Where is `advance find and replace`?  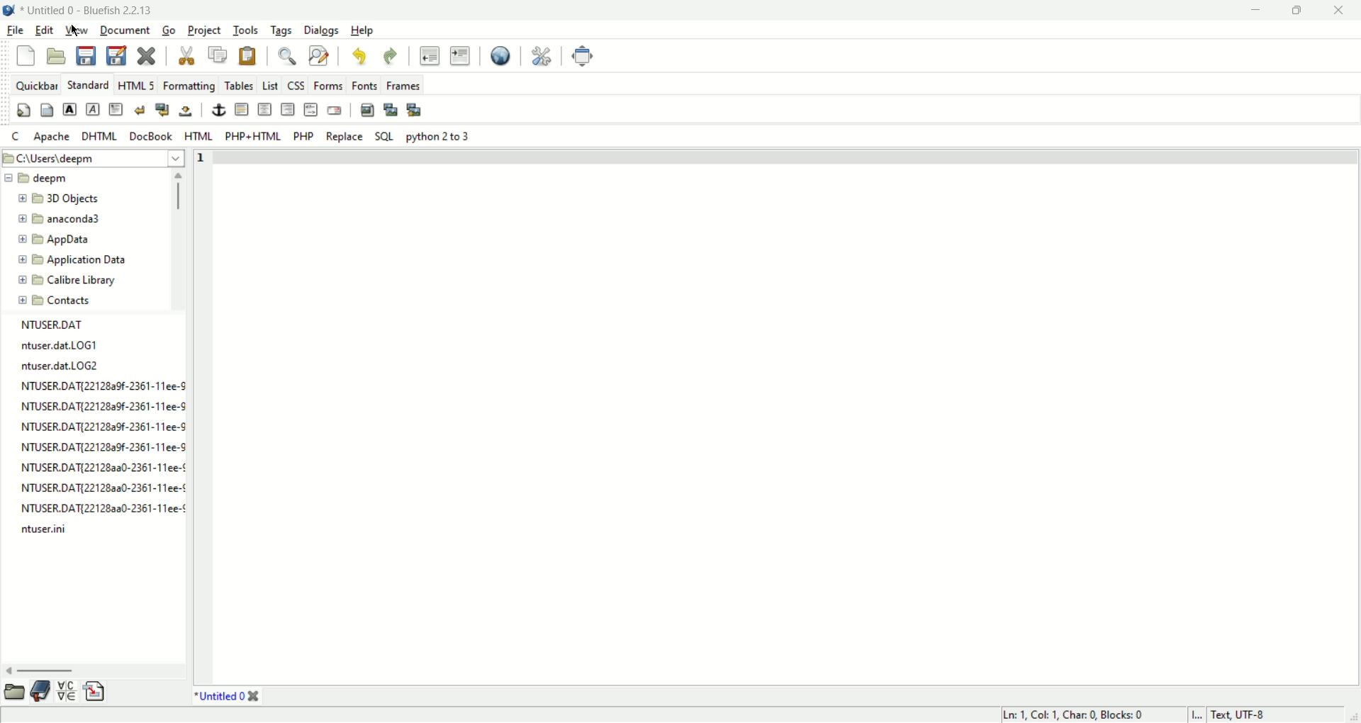 advance find and replace is located at coordinates (320, 55).